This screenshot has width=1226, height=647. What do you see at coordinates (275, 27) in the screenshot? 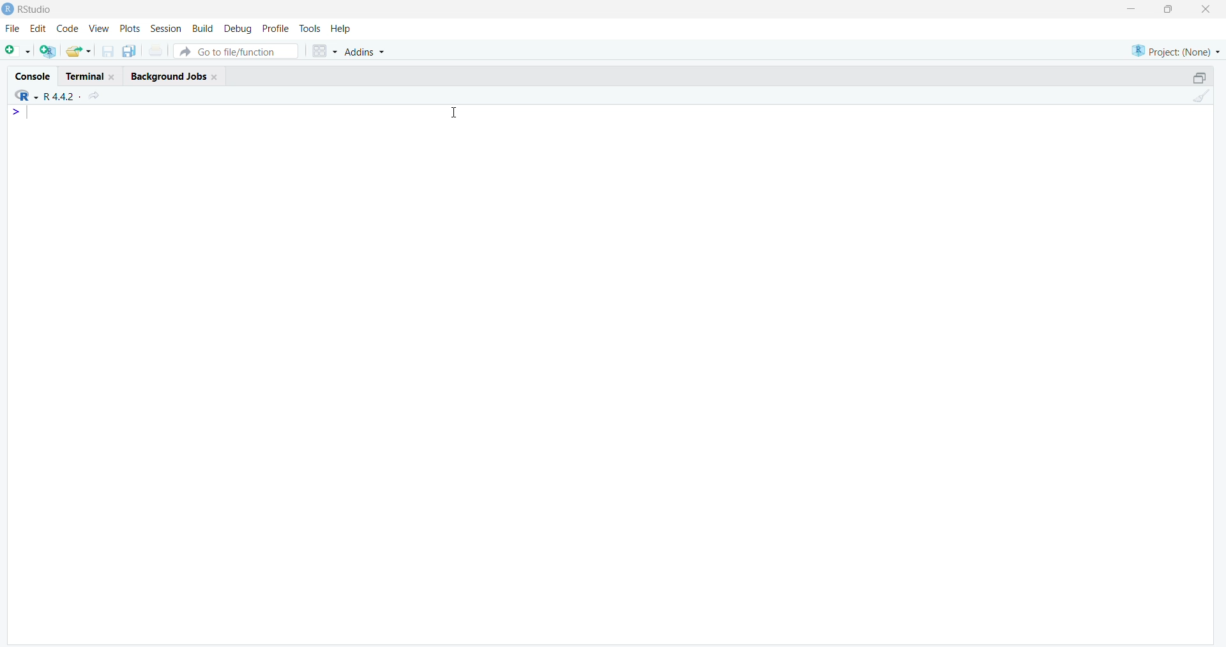
I see `Profile` at bounding box center [275, 27].